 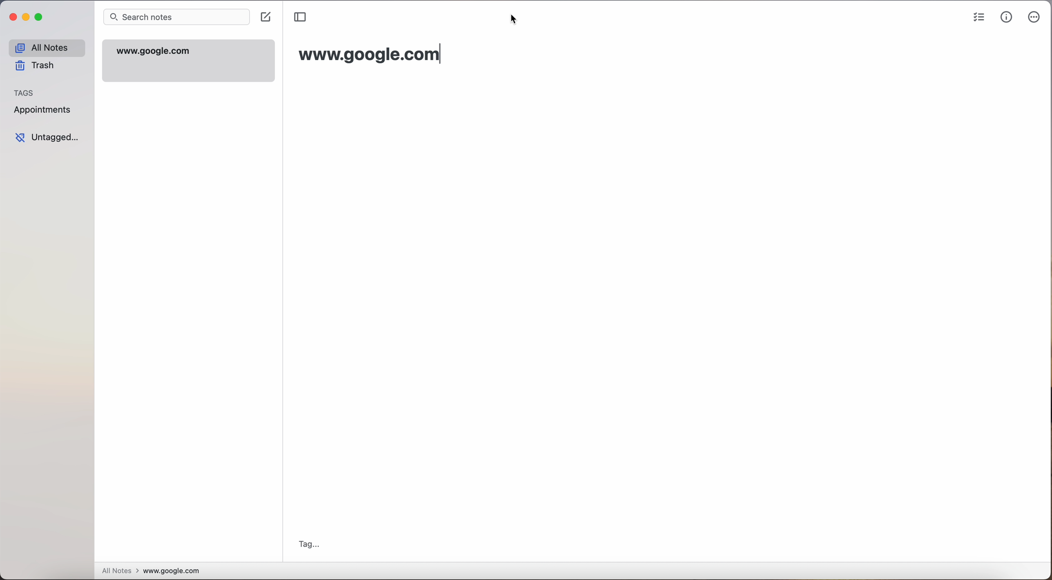 What do you see at coordinates (266, 20) in the screenshot?
I see `click on create note` at bounding box center [266, 20].